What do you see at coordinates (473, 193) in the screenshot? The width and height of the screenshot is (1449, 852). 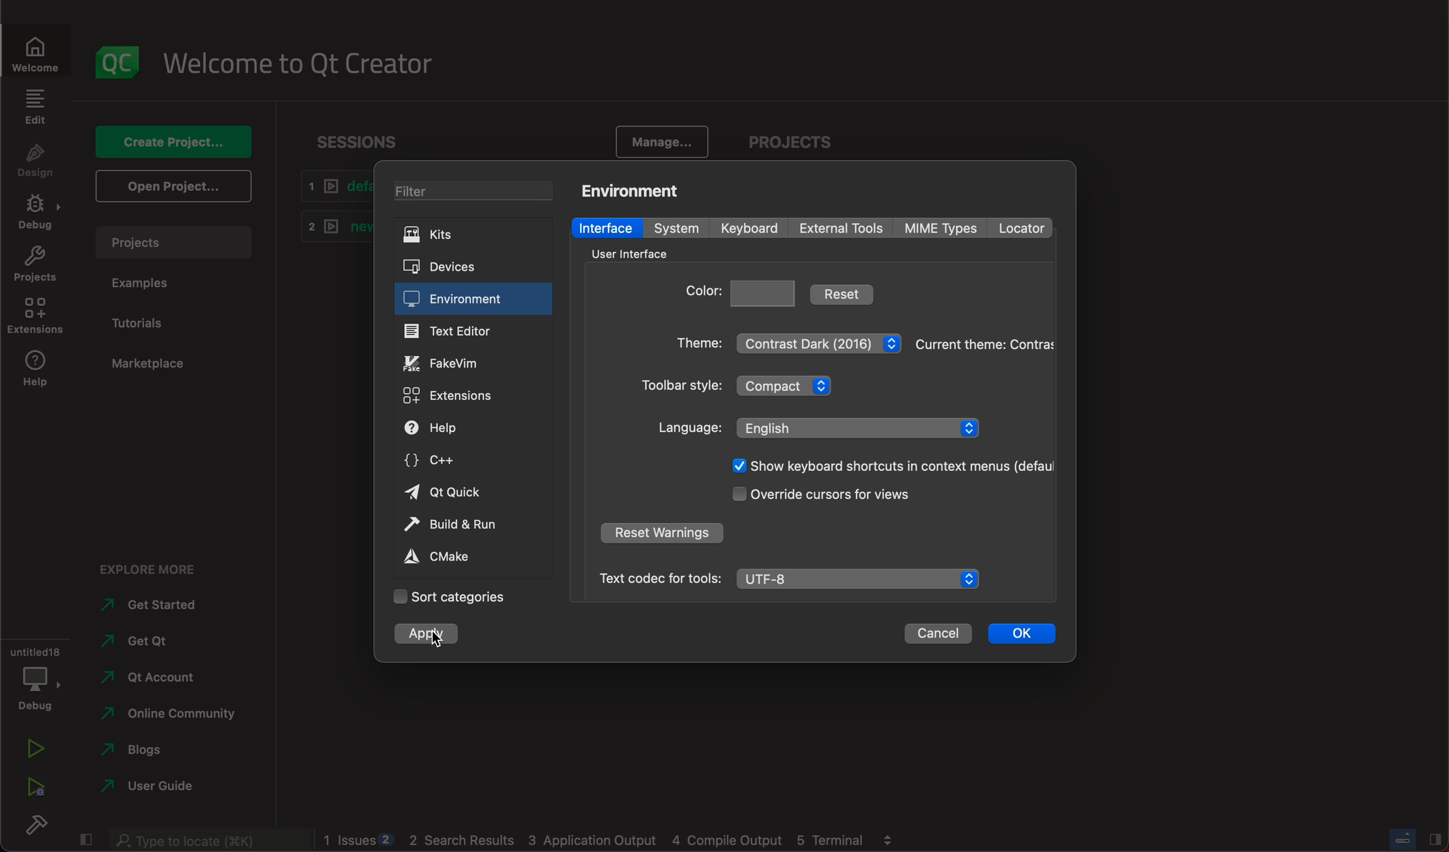 I see `filter` at bounding box center [473, 193].